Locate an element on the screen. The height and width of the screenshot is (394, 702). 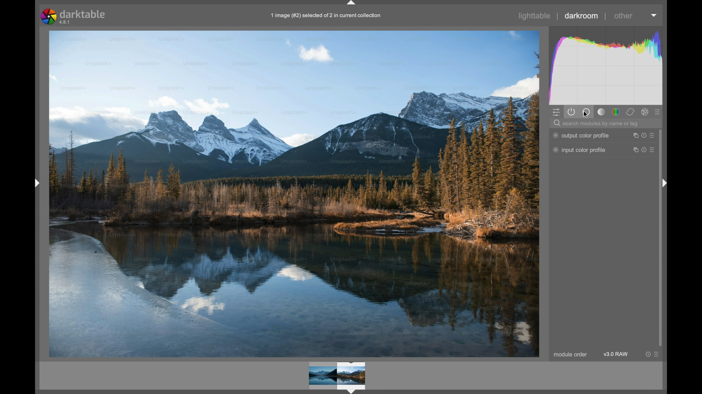
instance is located at coordinates (634, 150).